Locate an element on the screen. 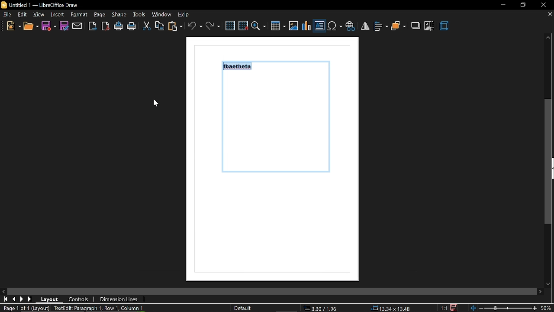 This screenshot has width=554, height=312. view is located at coordinates (39, 14).